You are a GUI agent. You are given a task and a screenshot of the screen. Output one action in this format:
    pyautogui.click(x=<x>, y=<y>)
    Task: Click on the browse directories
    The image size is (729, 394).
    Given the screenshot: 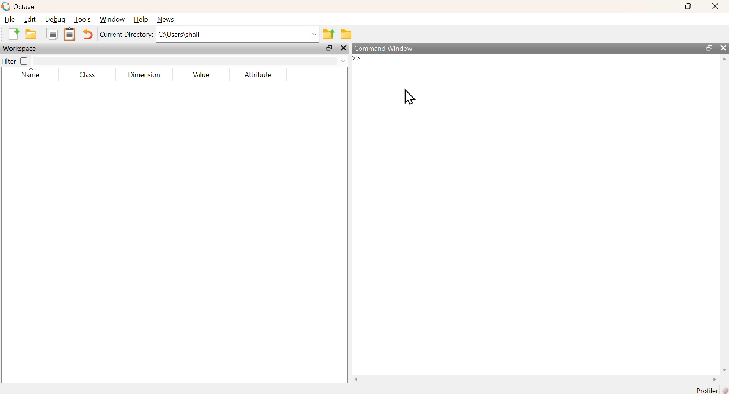 What is the action you would take?
    pyautogui.click(x=347, y=34)
    